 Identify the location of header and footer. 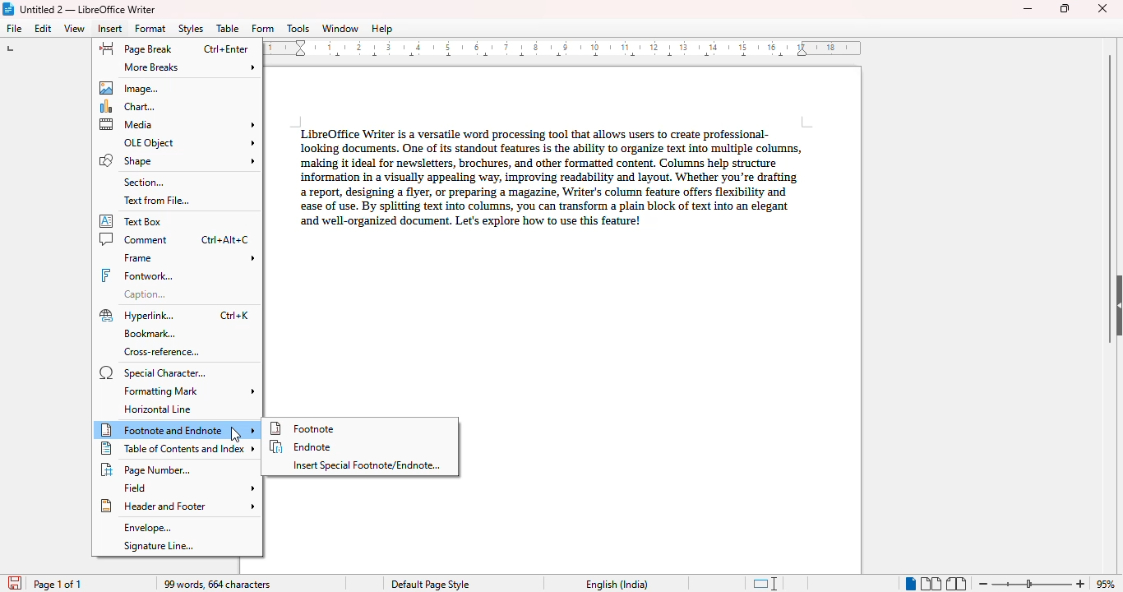
(177, 506).